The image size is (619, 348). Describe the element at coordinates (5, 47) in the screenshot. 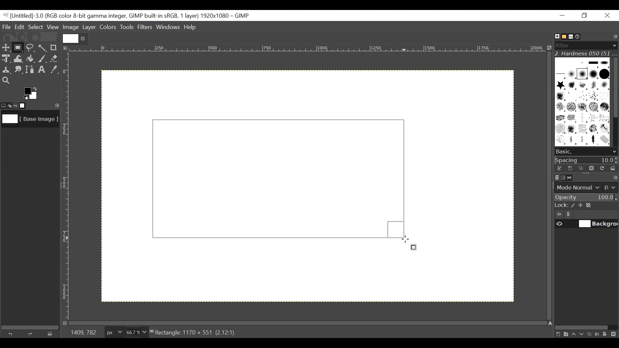

I see `Move tool` at that location.